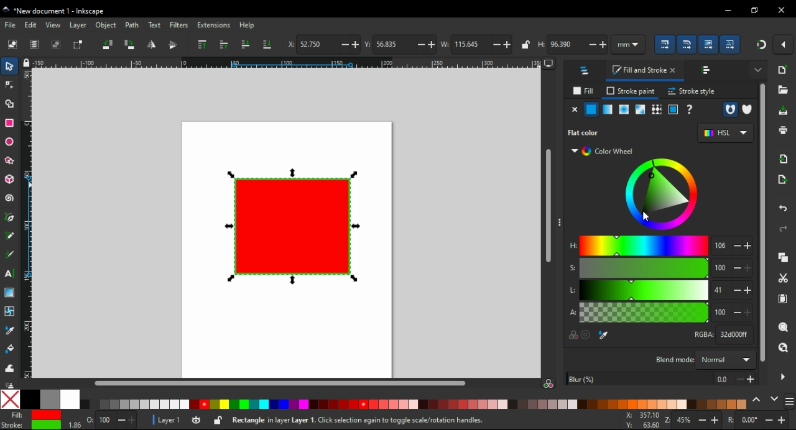  I want to click on fill rule, so click(746, 110).